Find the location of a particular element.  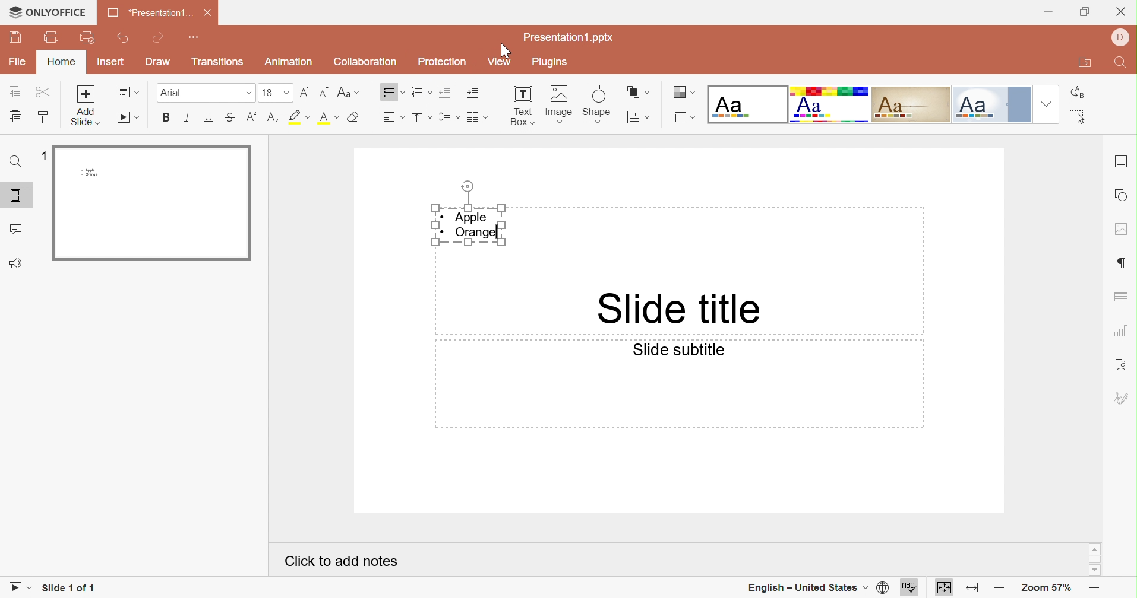

Slide subtitle is located at coordinates (678, 351).